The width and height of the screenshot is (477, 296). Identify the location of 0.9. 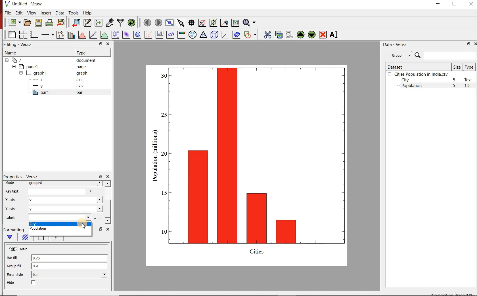
(70, 266).